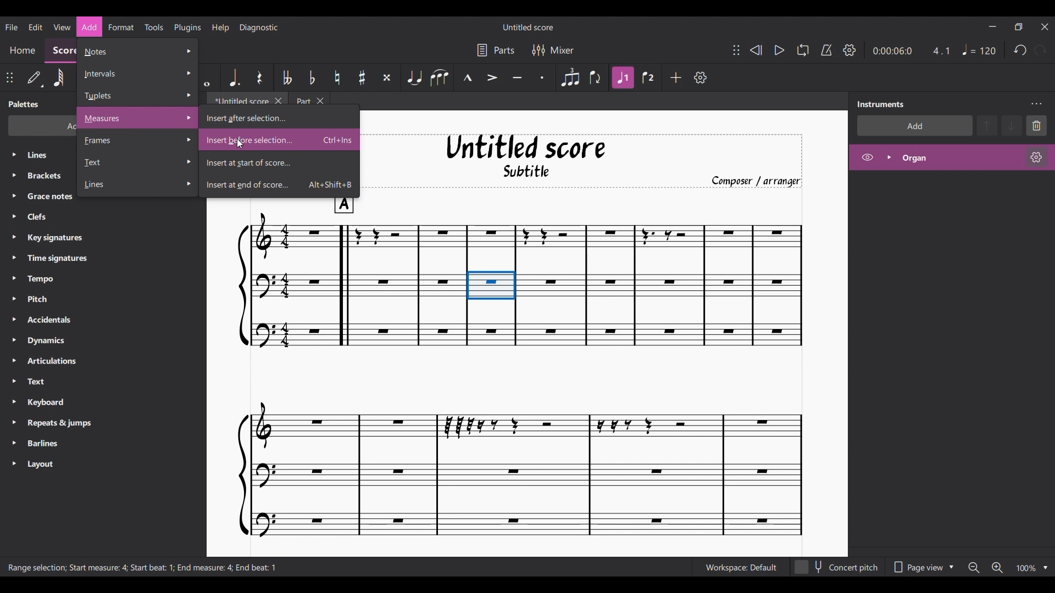 Image resolution: width=1055 pixels, height=593 pixels. What do you see at coordinates (468, 78) in the screenshot?
I see `Marcato` at bounding box center [468, 78].